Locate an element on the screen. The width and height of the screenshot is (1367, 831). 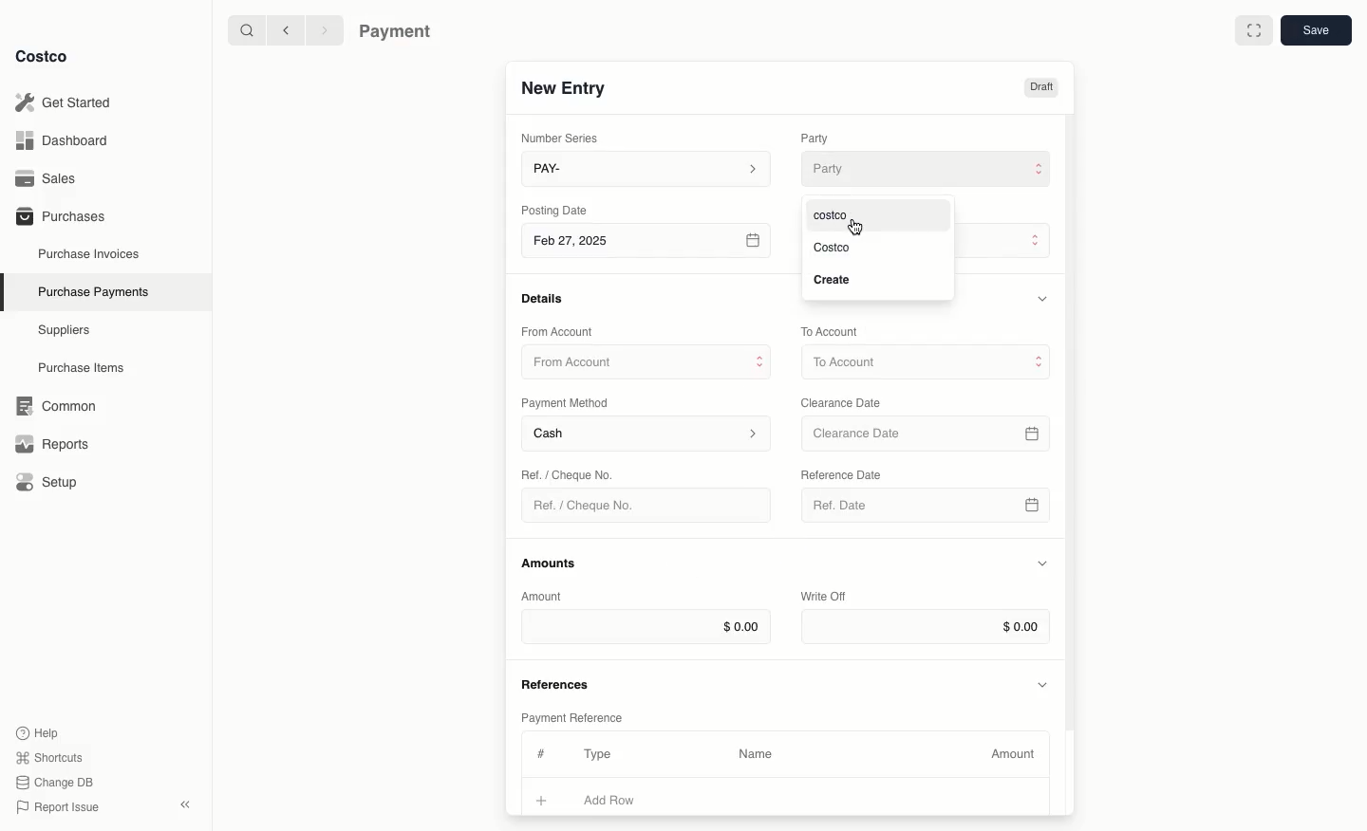
Clearance Date is located at coordinates (928, 434).